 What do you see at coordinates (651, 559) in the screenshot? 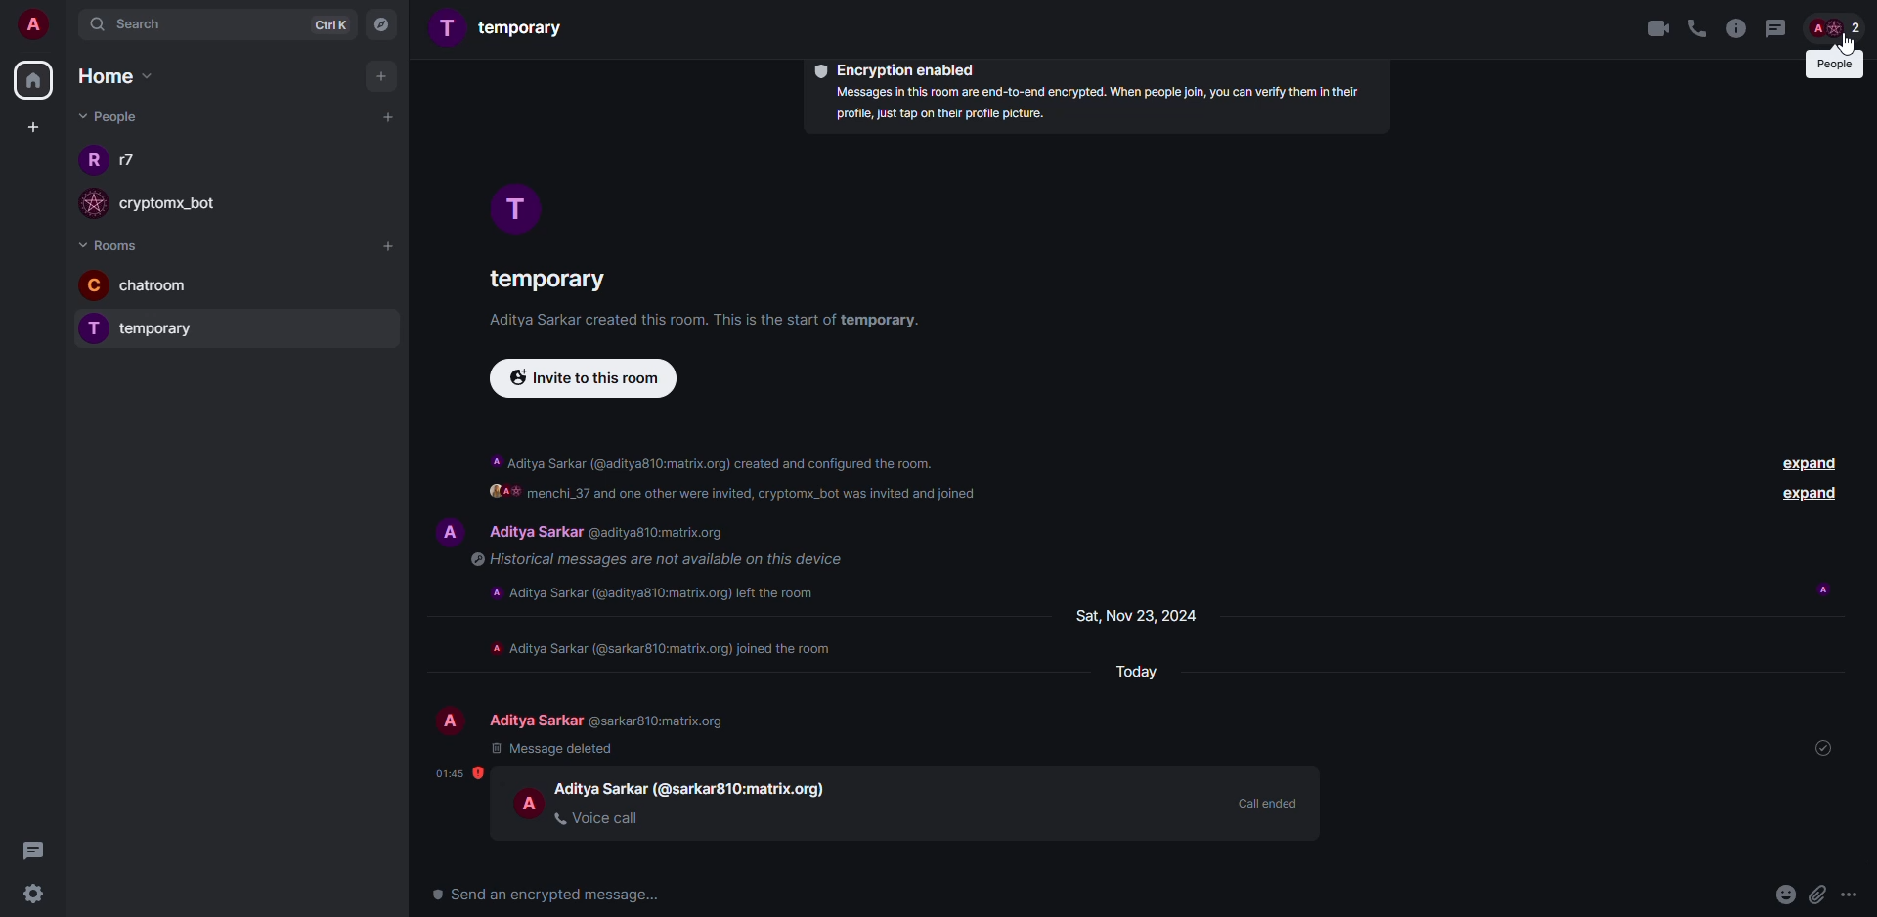
I see `info` at bounding box center [651, 559].